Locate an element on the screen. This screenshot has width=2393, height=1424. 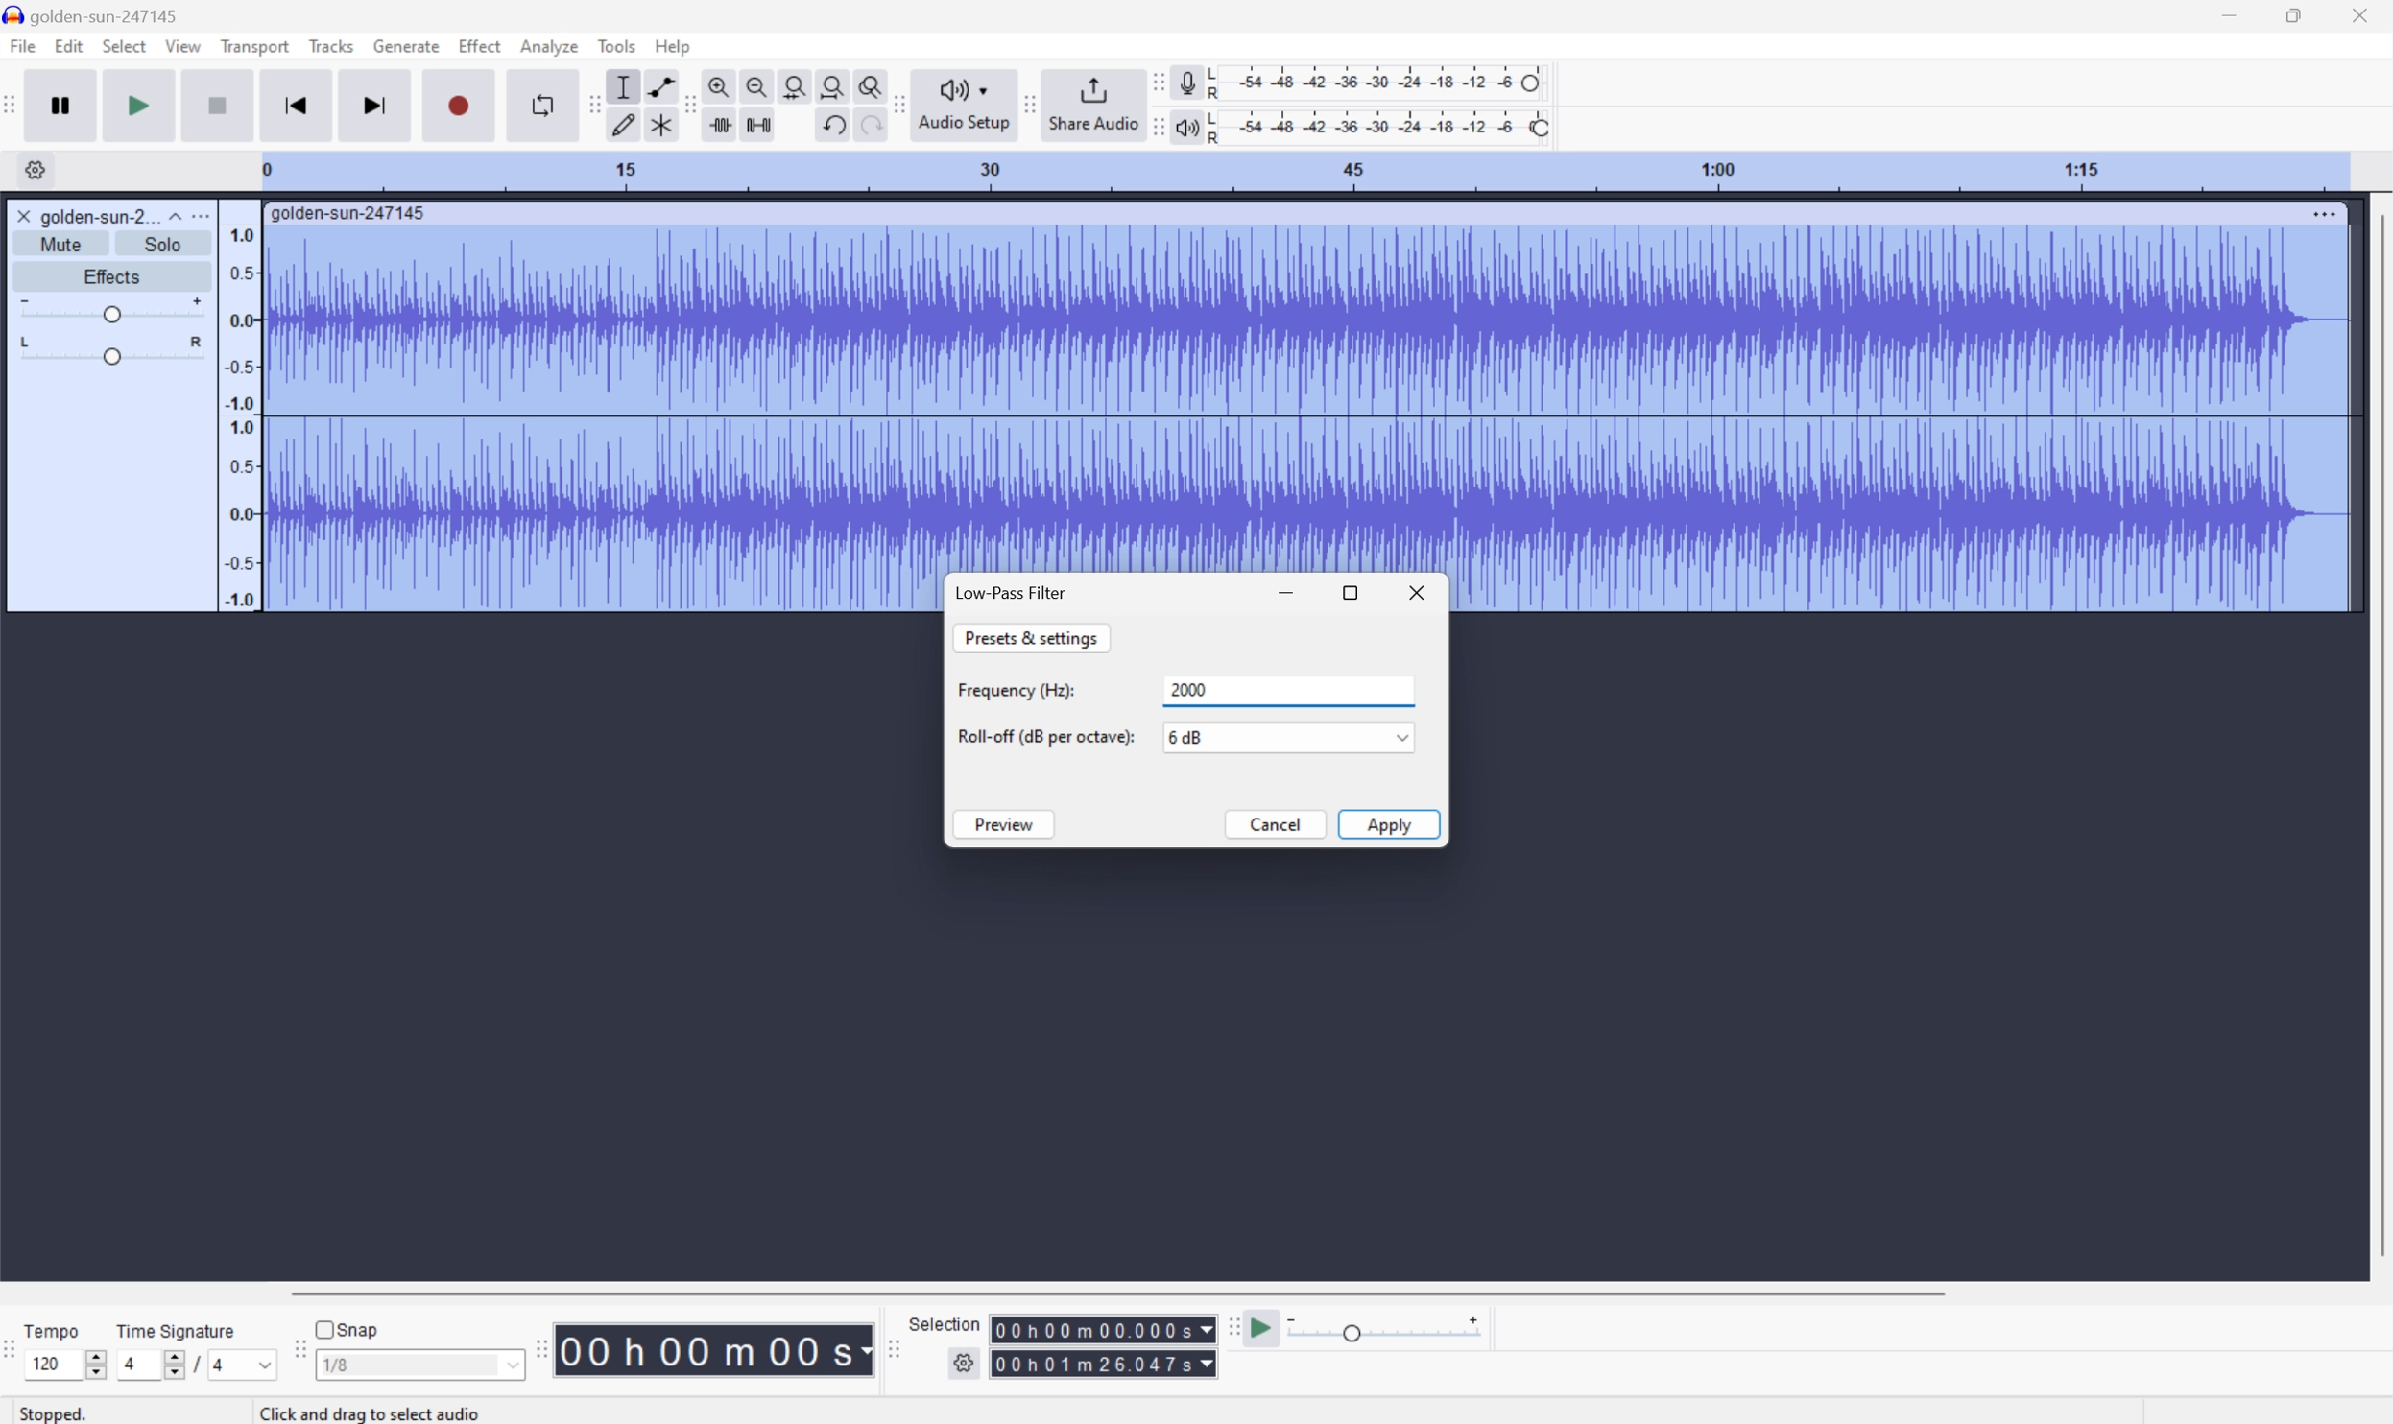
Cancel is located at coordinates (1276, 825).